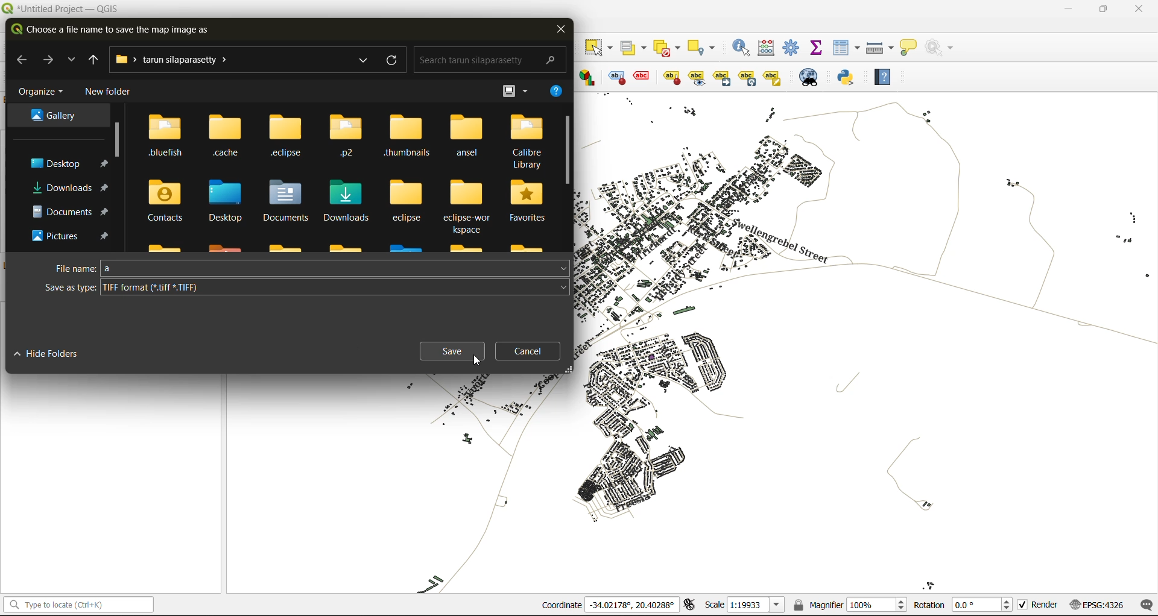 The width and height of the screenshot is (1158, 616). What do you see at coordinates (106, 92) in the screenshot?
I see `new folder` at bounding box center [106, 92].